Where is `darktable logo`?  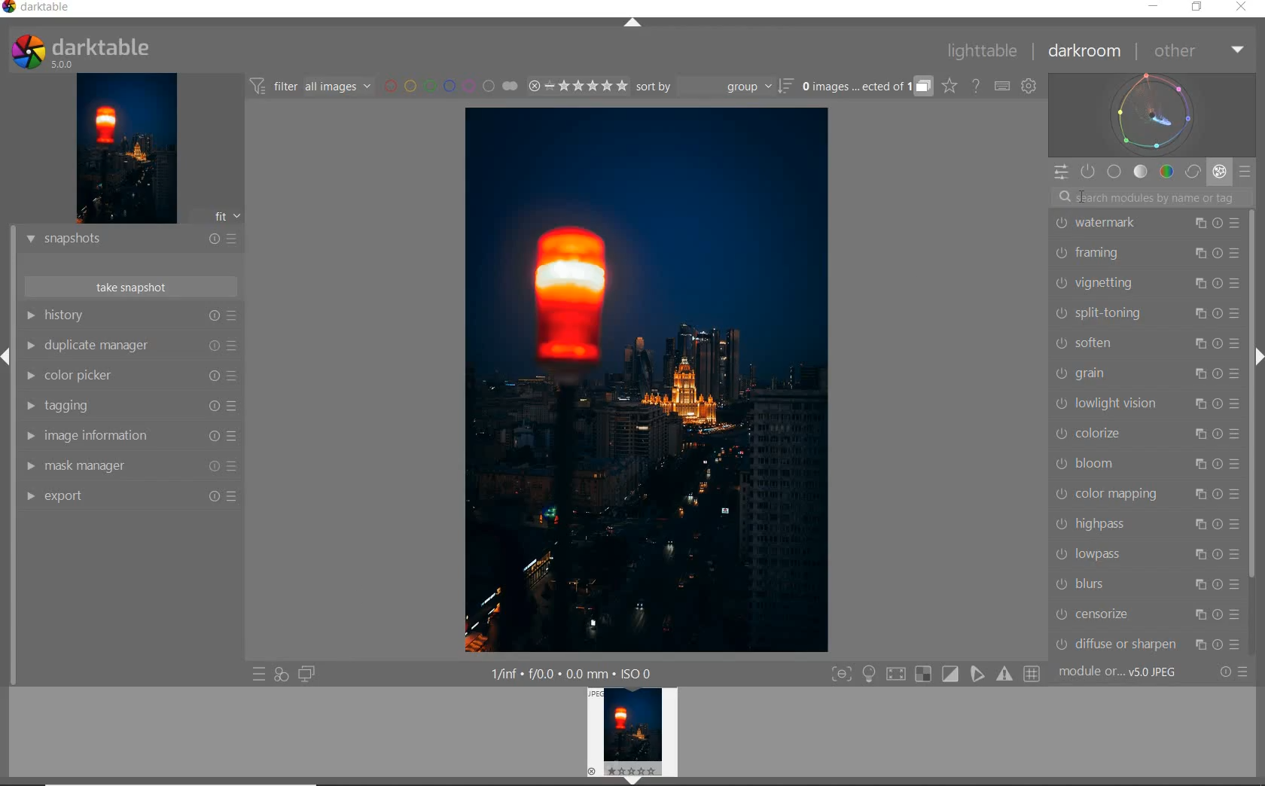
darktable logo is located at coordinates (24, 51).